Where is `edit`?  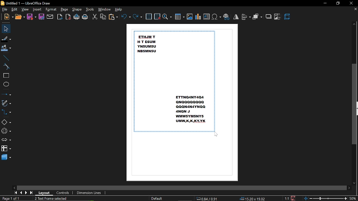 edit is located at coordinates (15, 9).